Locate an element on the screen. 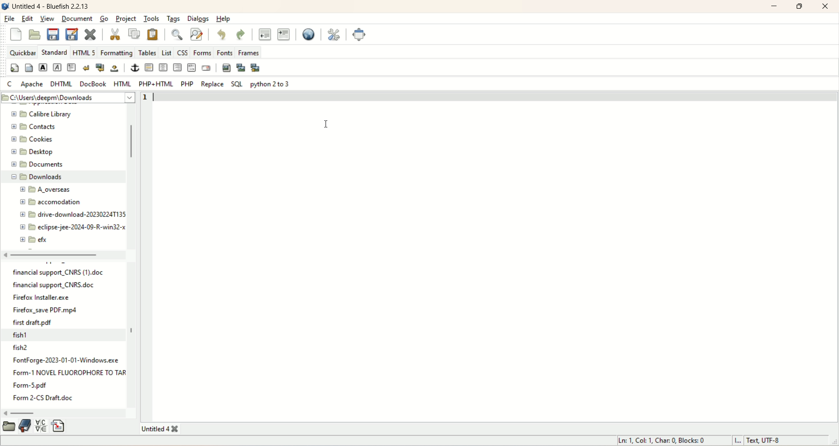 The image size is (839, 446). indent is located at coordinates (284, 35).